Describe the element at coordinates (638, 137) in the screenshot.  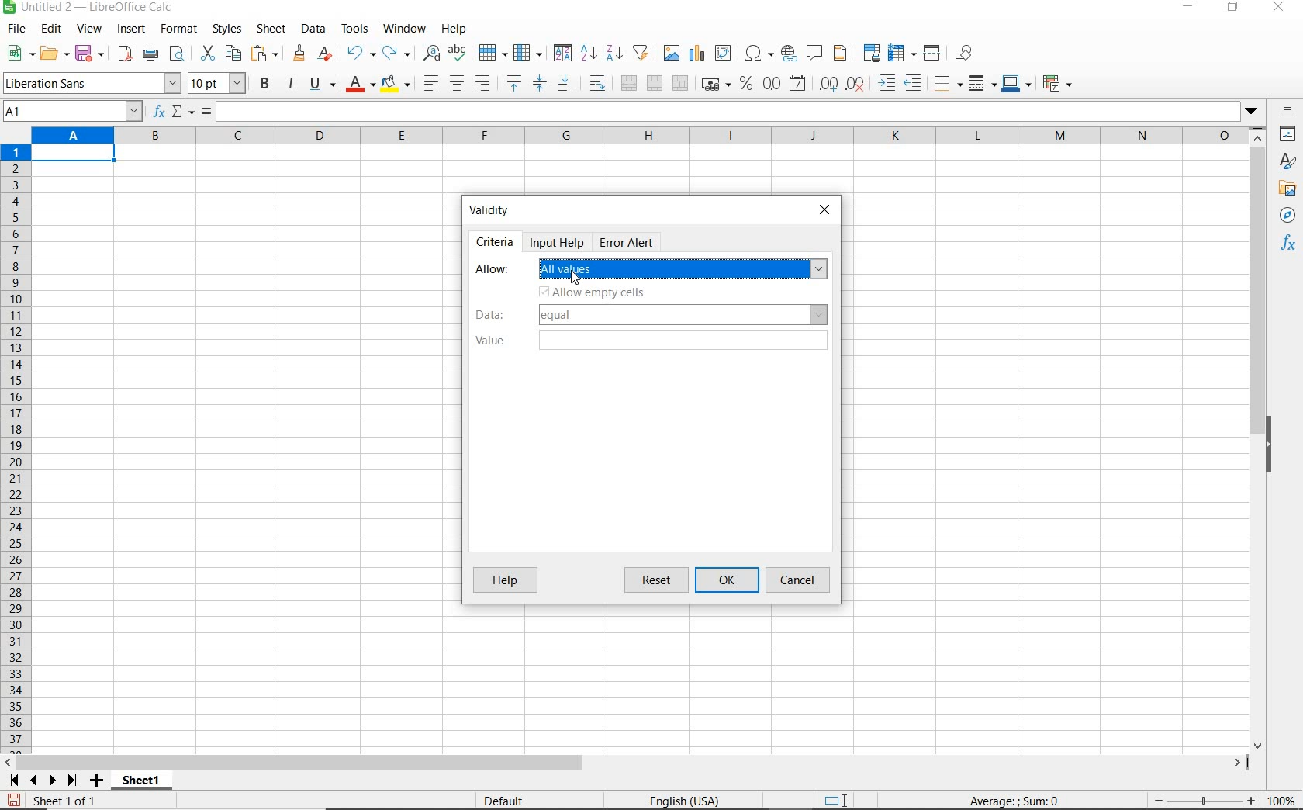
I see `columns` at that location.